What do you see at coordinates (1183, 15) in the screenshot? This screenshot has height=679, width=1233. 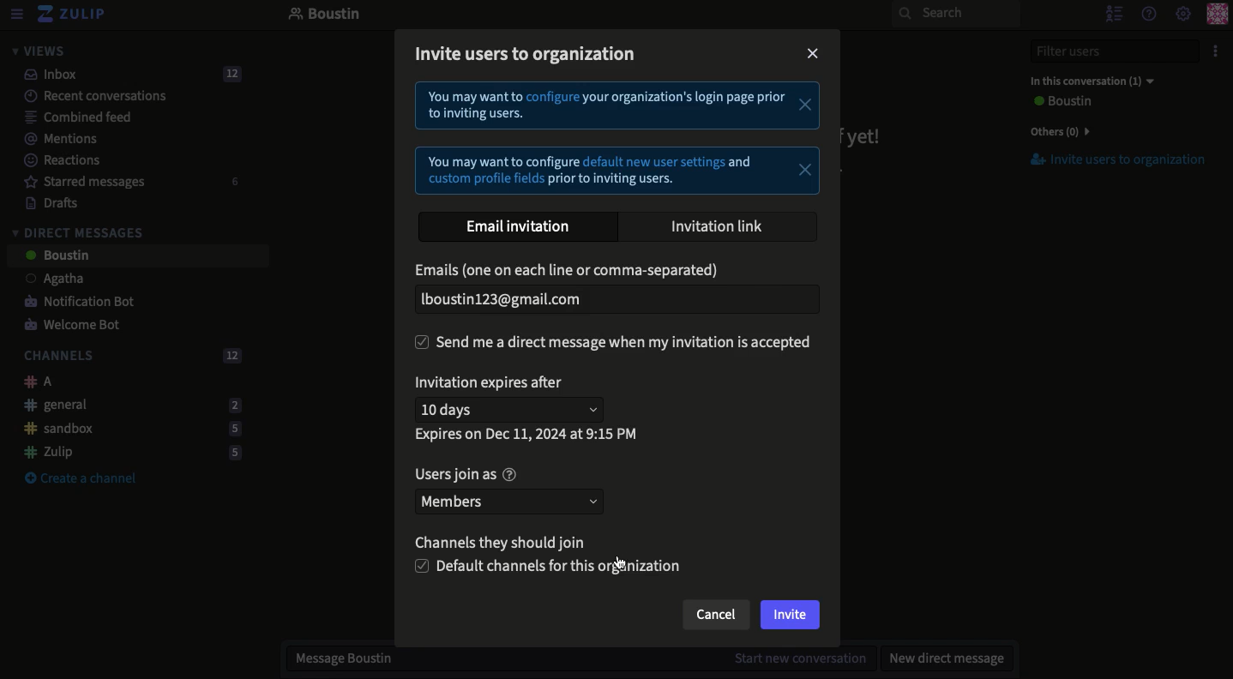 I see `Settings` at bounding box center [1183, 15].